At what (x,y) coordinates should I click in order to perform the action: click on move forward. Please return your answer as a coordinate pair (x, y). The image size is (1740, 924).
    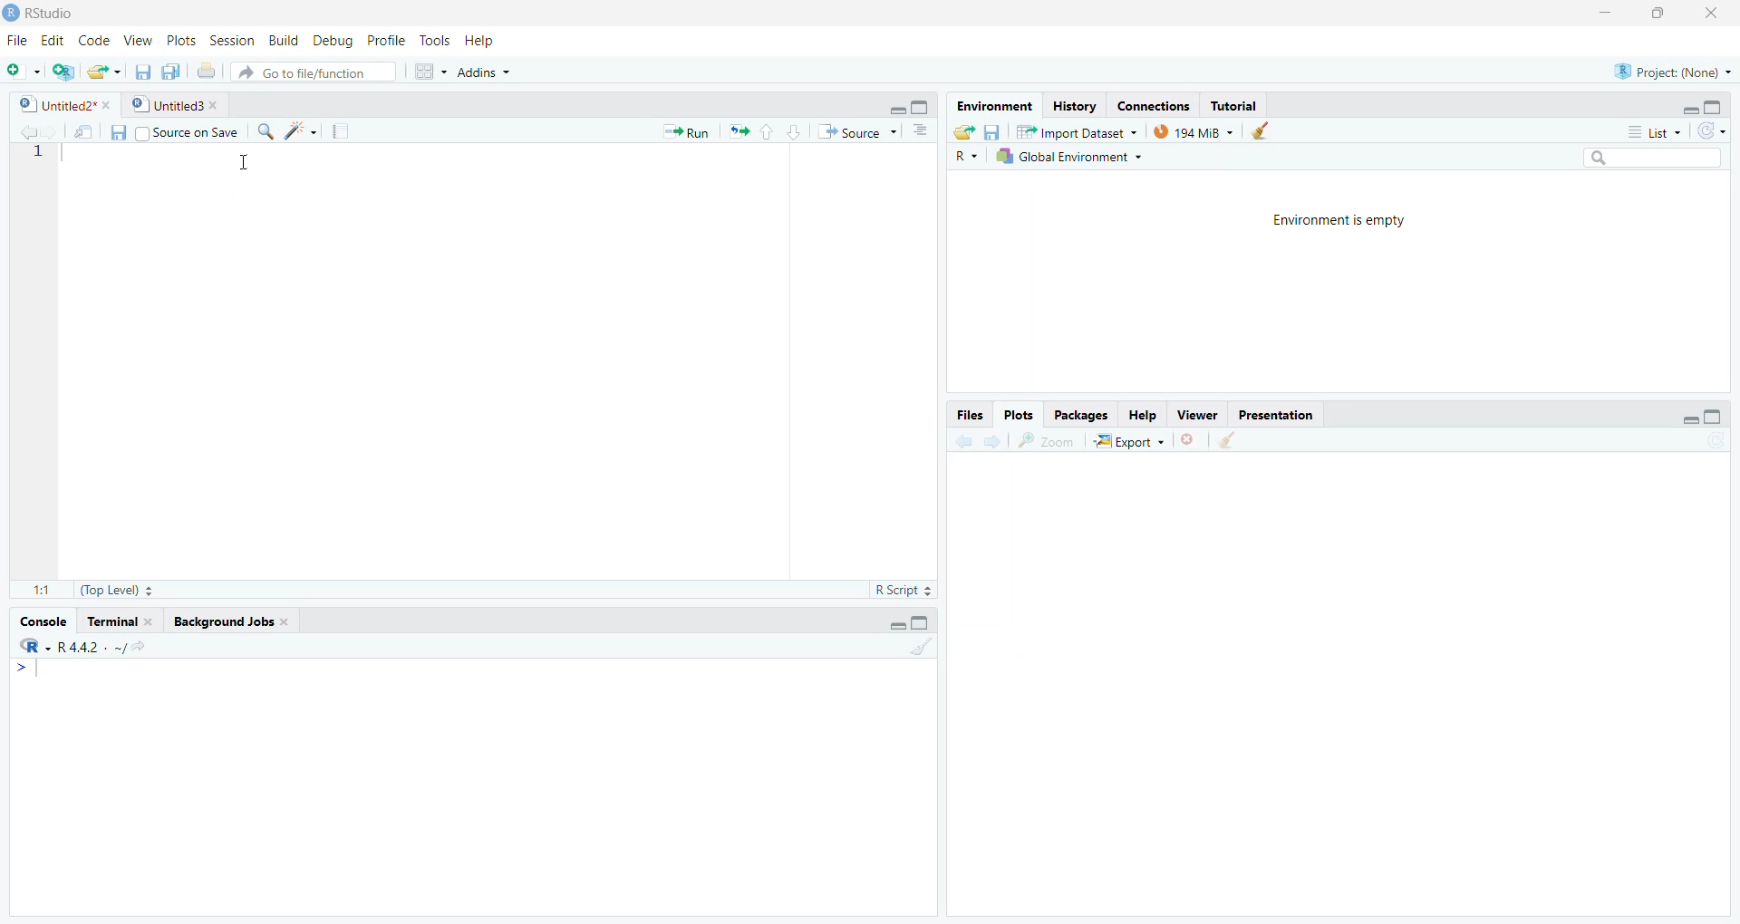
    Looking at the image, I should click on (52, 131).